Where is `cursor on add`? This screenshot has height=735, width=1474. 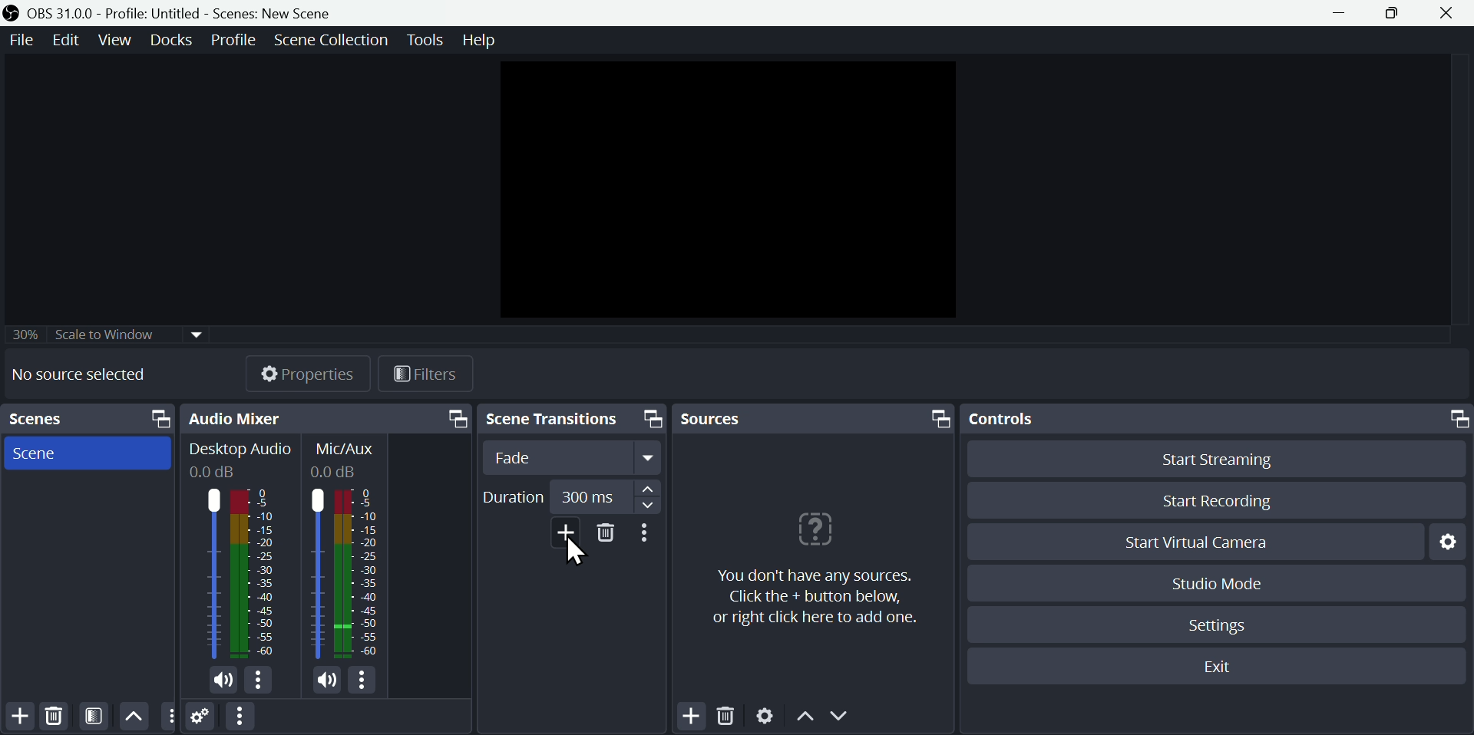
cursor on add is located at coordinates (577, 552).